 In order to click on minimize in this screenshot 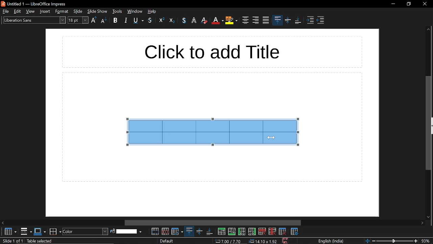, I will do `click(393, 4)`.